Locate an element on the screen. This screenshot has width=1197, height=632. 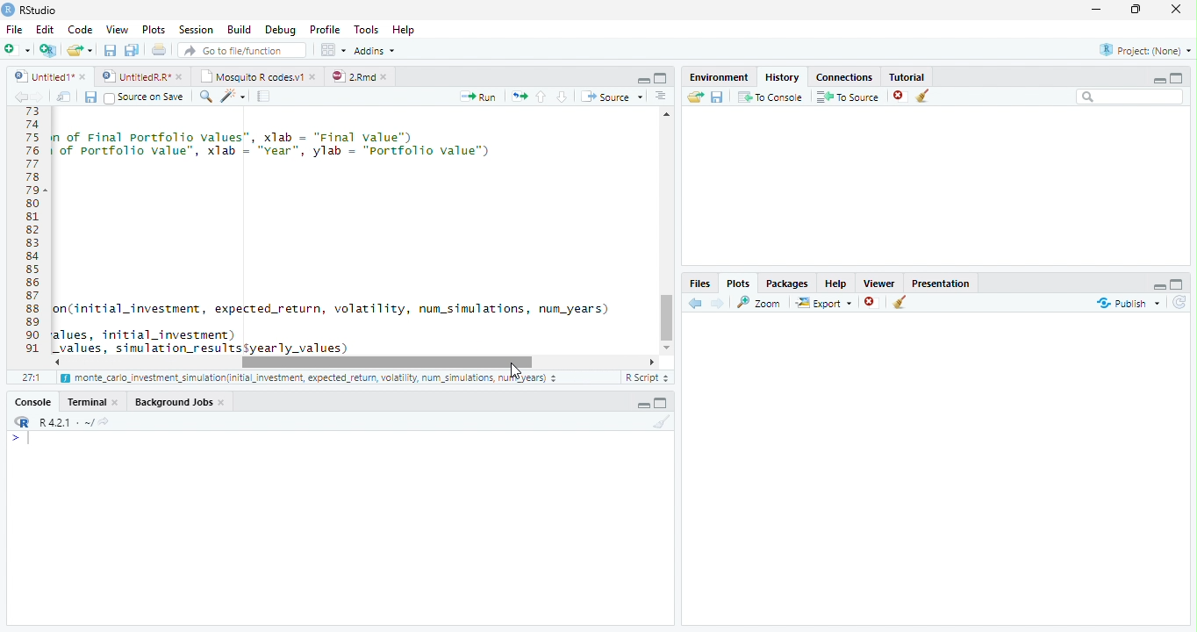
Open new file is located at coordinates (17, 49).